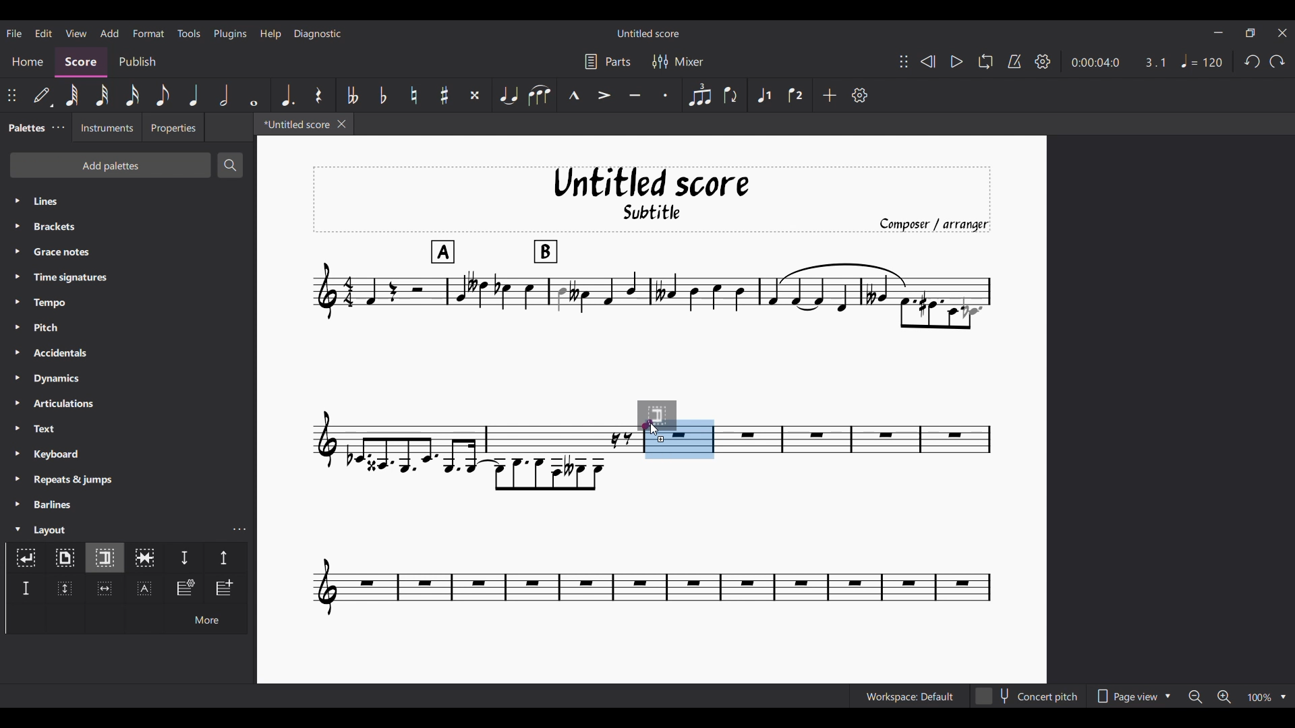 The height and width of the screenshot is (728, 1295). What do you see at coordinates (286, 95) in the screenshot?
I see `Augmentation dot` at bounding box center [286, 95].